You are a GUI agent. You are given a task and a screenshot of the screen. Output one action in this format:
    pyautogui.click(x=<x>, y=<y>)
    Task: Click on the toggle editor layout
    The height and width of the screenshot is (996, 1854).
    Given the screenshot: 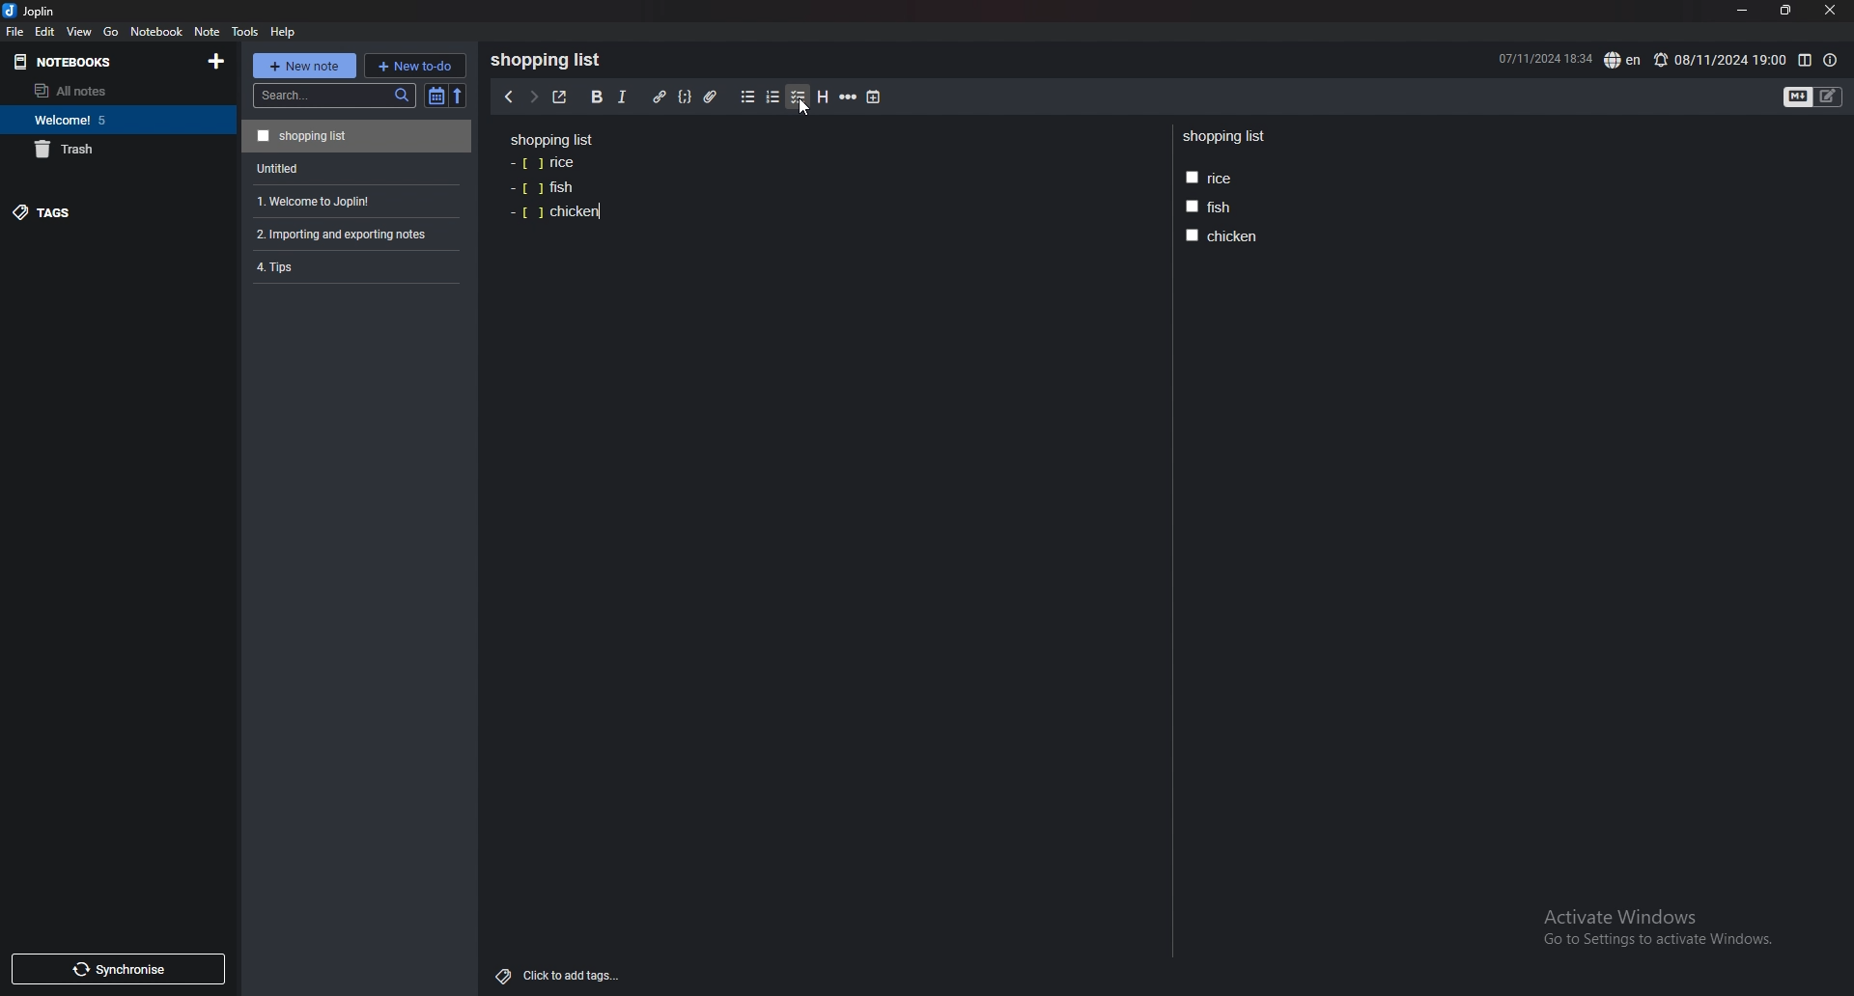 What is the action you would take?
    pyautogui.click(x=1805, y=61)
    